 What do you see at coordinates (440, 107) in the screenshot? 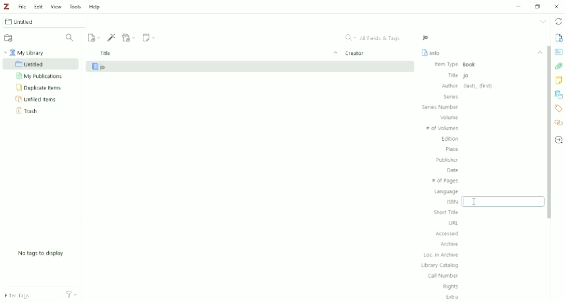
I see `Series Number` at bounding box center [440, 107].